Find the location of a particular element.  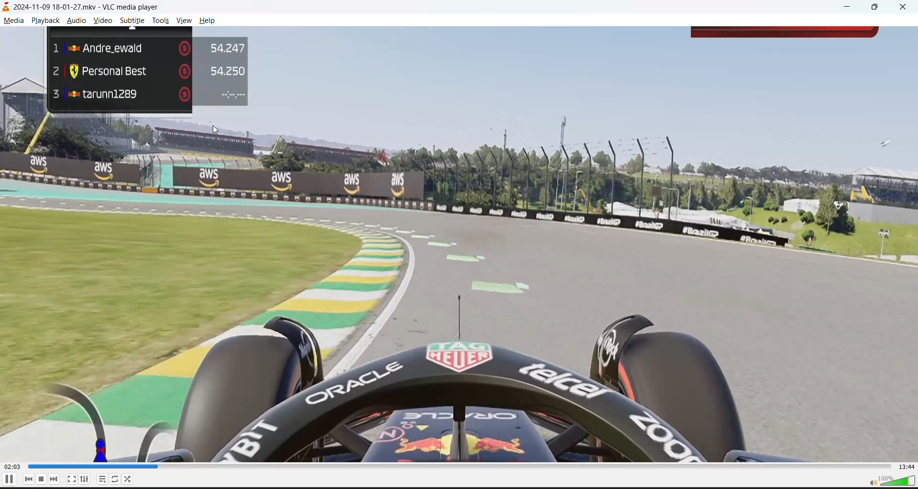

playback is located at coordinates (48, 20).